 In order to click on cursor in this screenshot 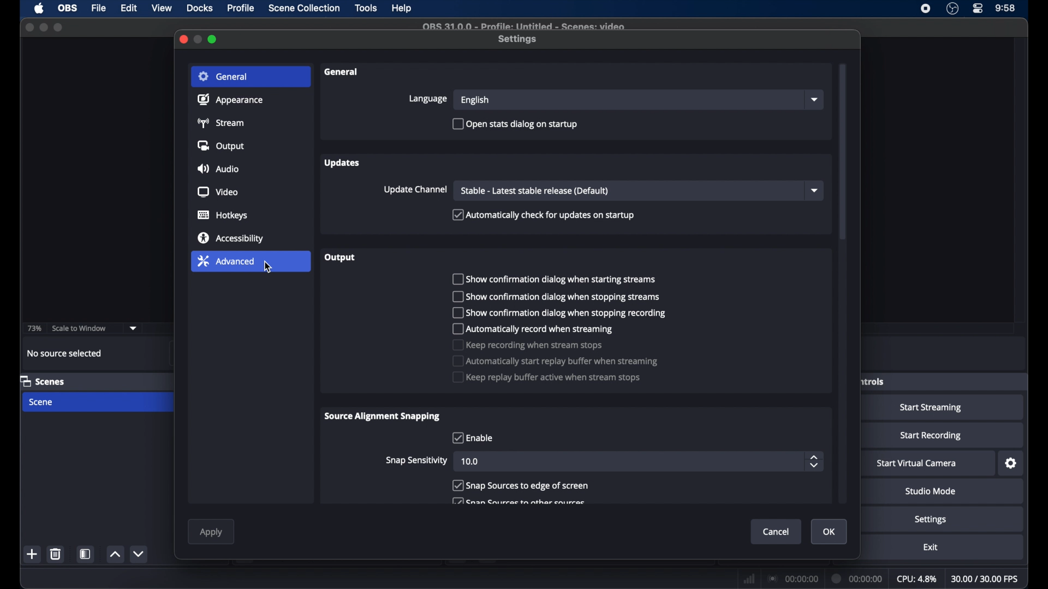, I will do `click(269, 268)`.